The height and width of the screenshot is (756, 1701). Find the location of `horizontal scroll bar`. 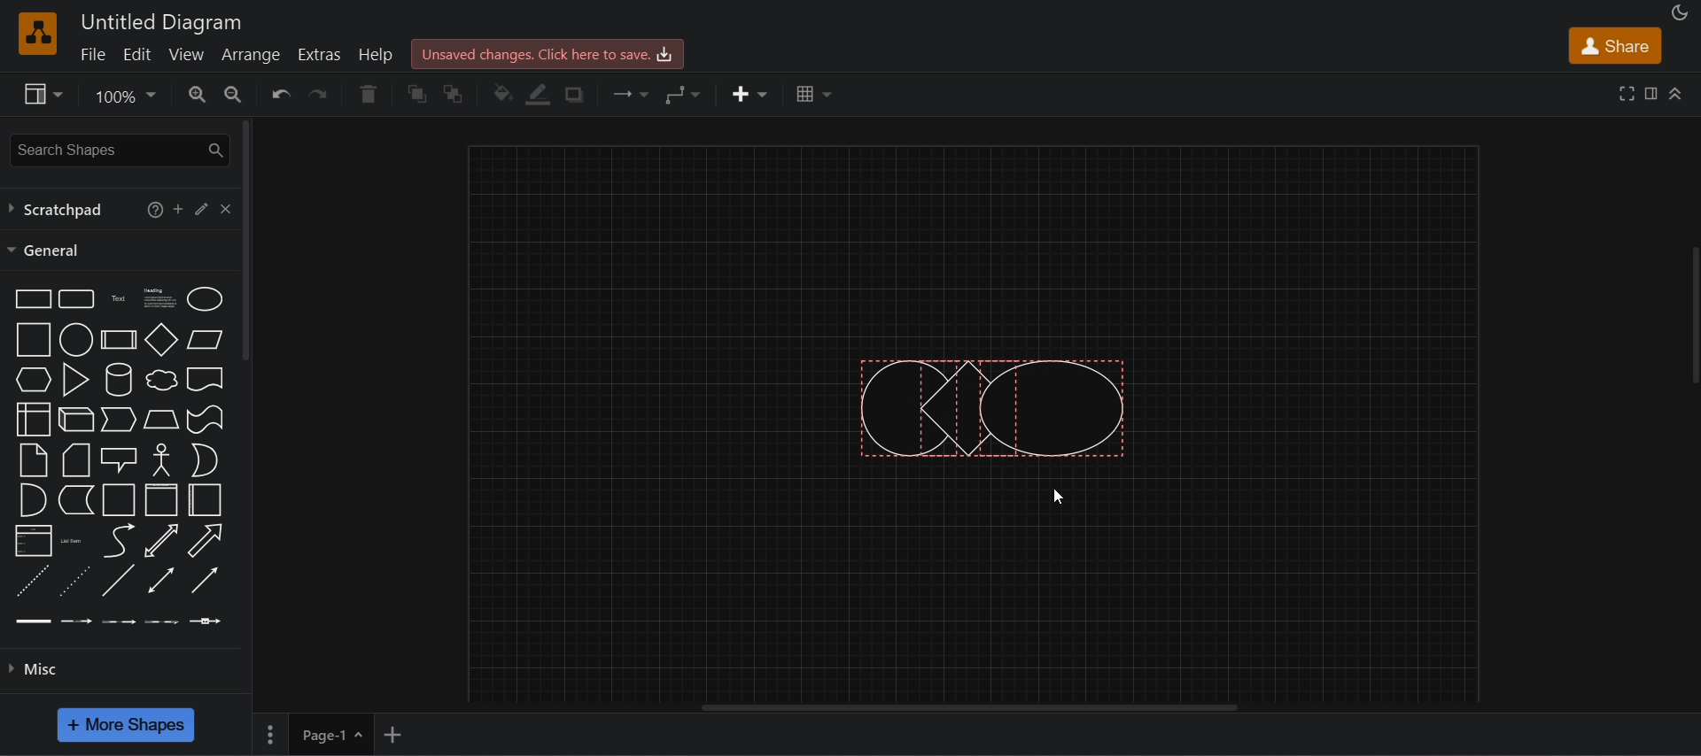

horizontal scroll bar is located at coordinates (982, 708).